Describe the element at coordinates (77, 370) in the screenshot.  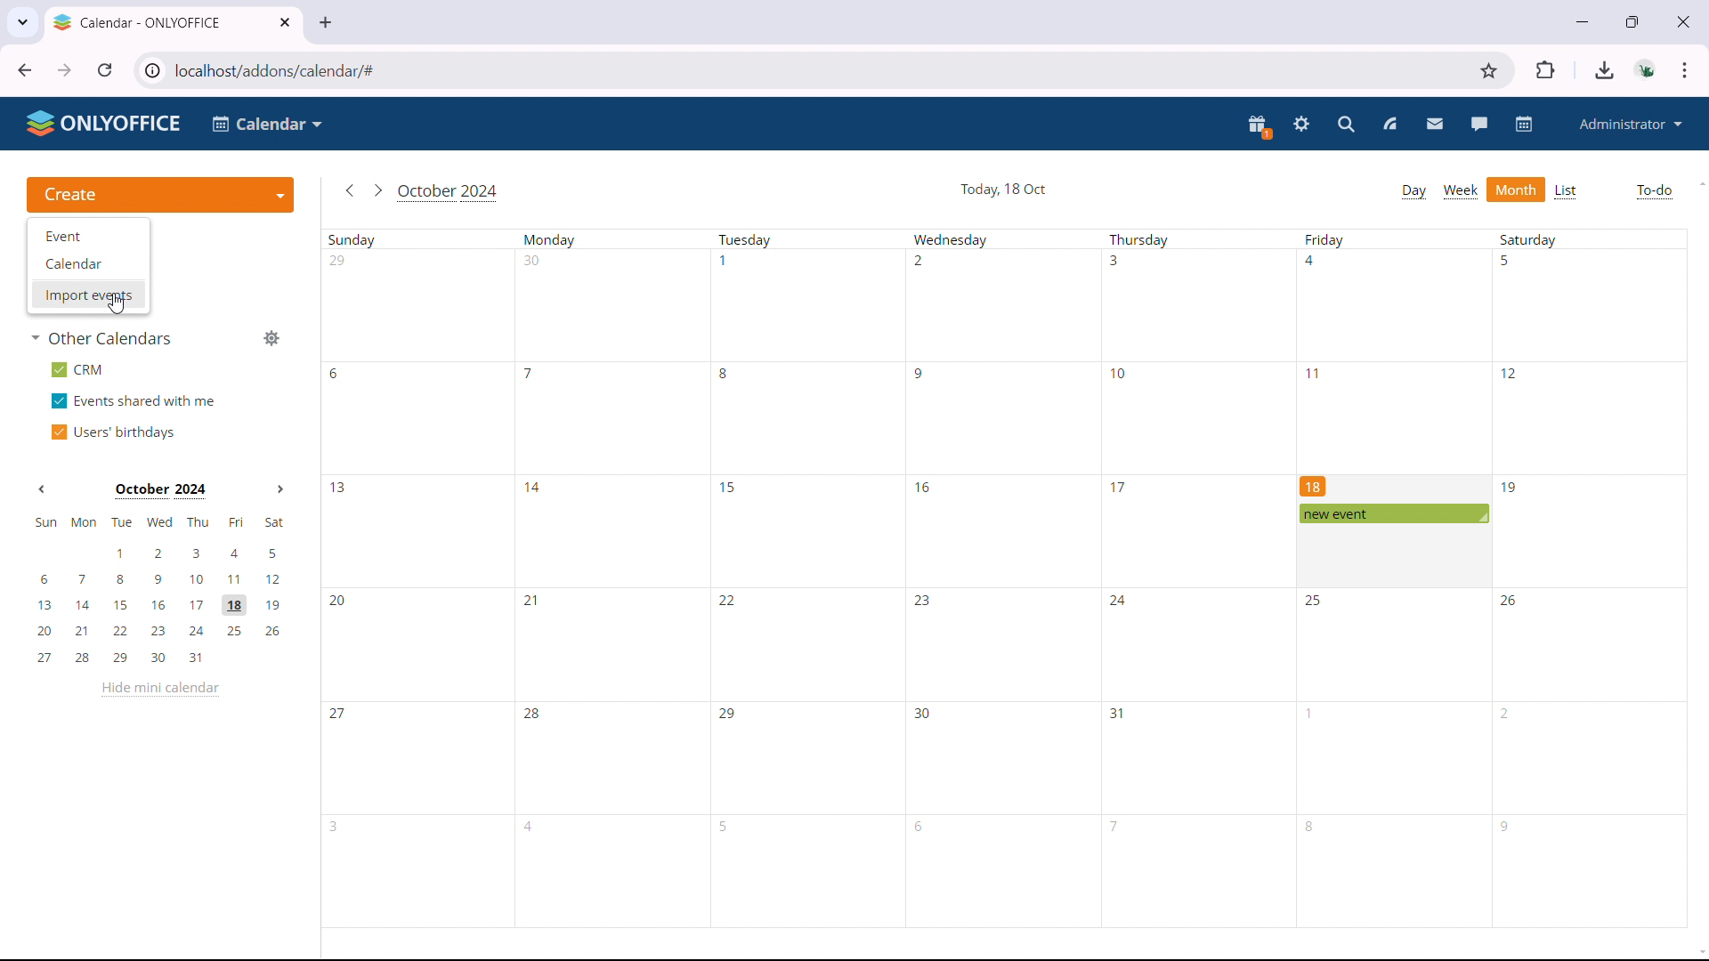
I see `crm` at that location.